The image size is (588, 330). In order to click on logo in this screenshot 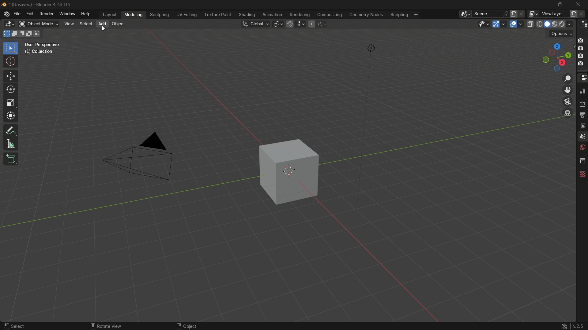, I will do `click(564, 326)`.